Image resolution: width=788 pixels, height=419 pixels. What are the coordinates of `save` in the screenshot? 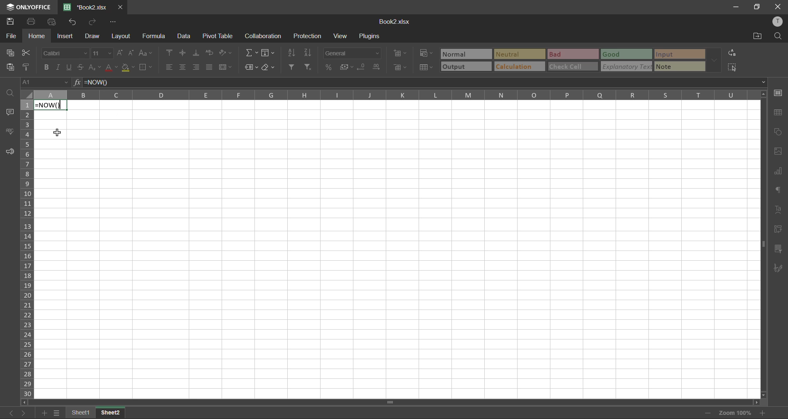 It's located at (12, 22).